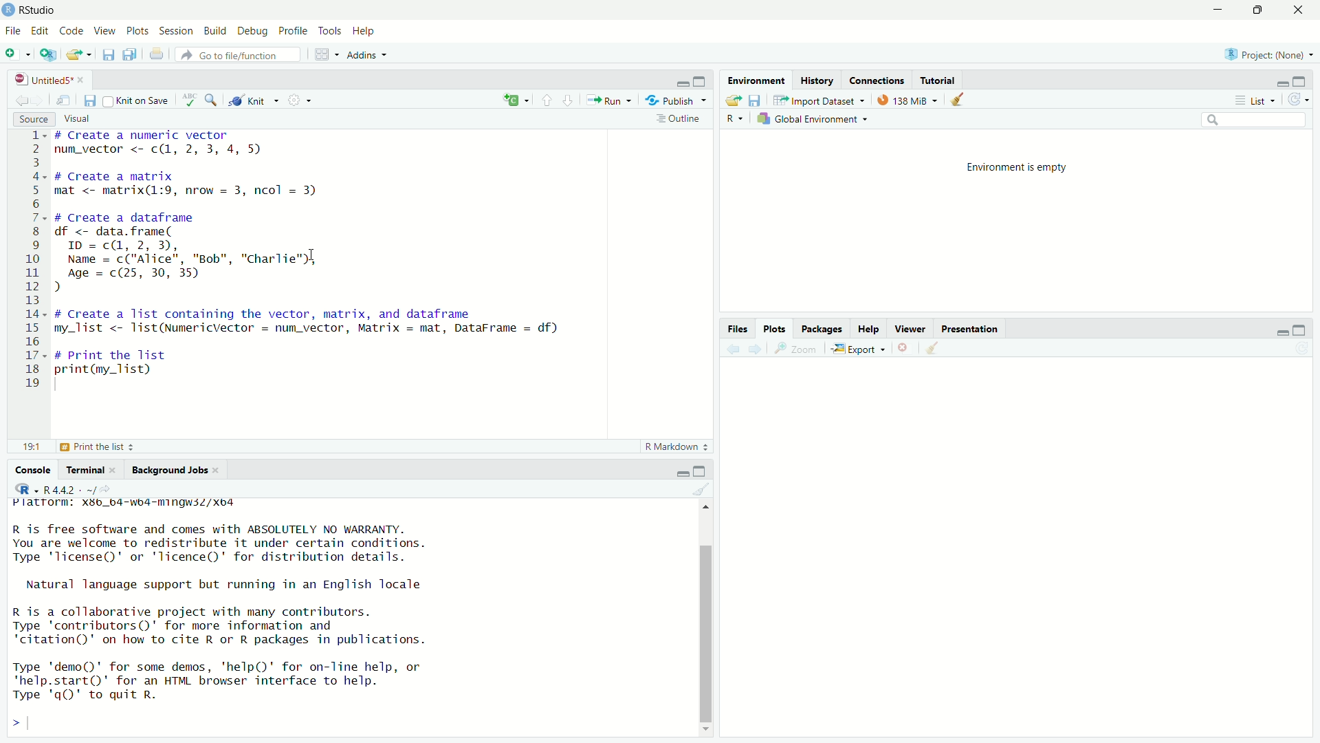 The width and height of the screenshot is (1320, 743). What do you see at coordinates (102, 446) in the screenshot?
I see `3 Print the list +` at bounding box center [102, 446].